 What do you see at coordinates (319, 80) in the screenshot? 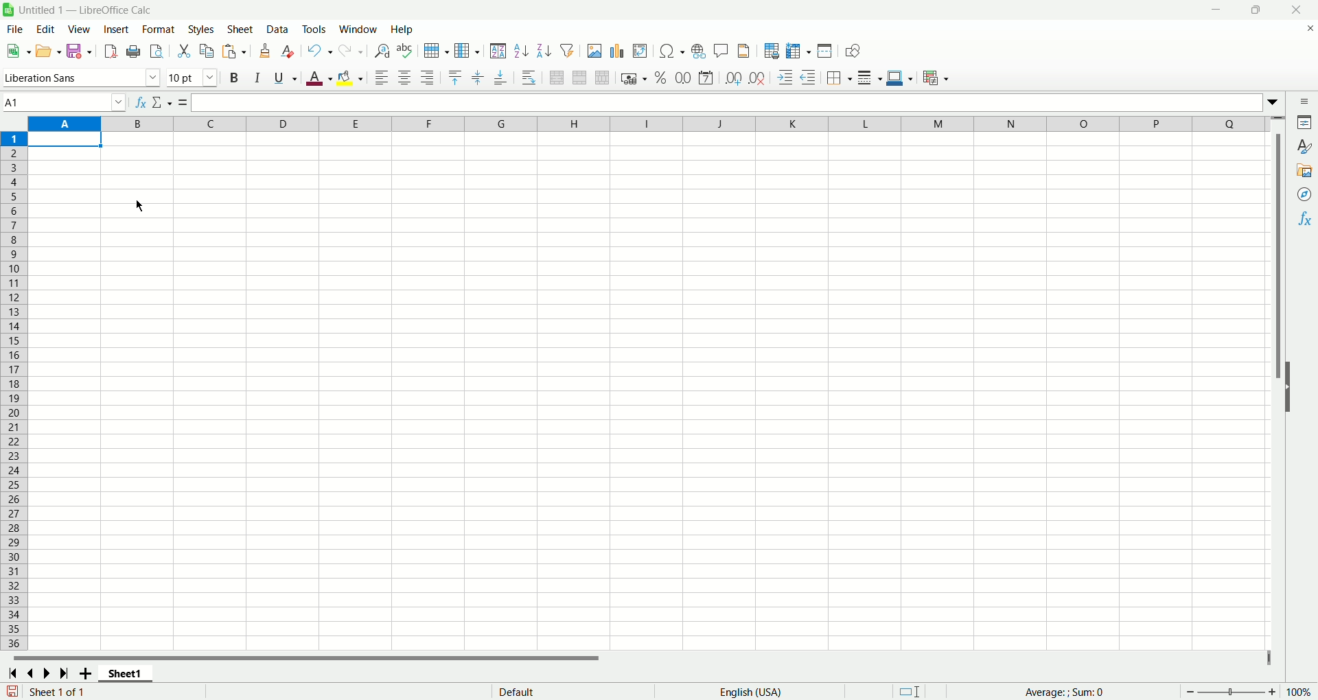
I see `font color` at bounding box center [319, 80].